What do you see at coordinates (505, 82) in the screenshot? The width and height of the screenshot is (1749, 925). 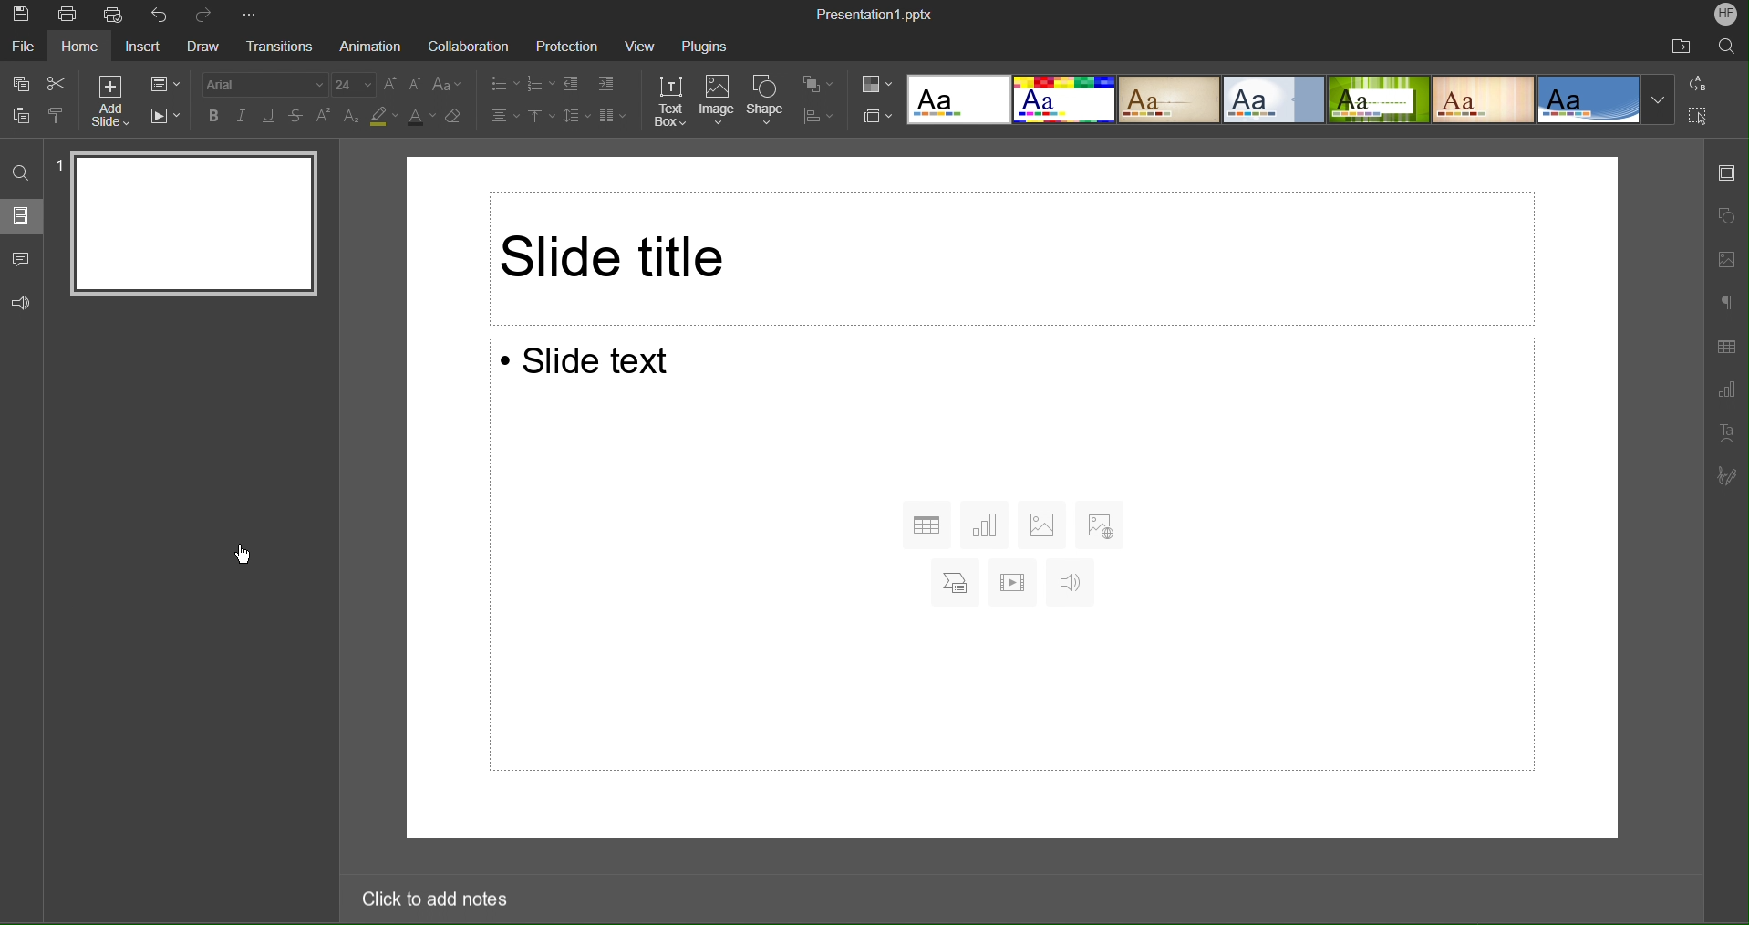 I see `Bullet List` at bounding box center [505, 82].